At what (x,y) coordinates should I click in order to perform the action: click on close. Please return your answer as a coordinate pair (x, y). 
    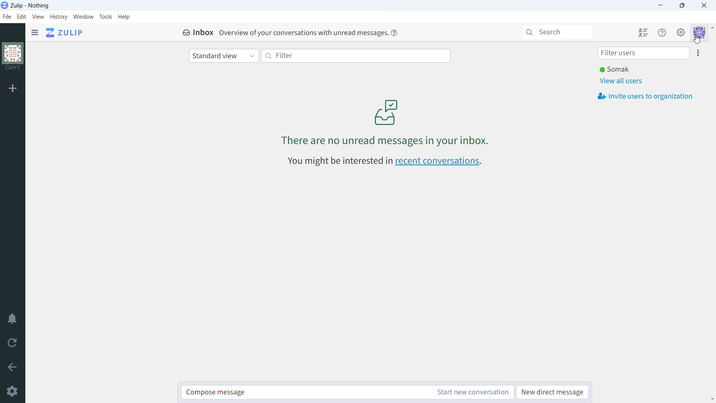
    Looking at the image, I should click on (704, 5).